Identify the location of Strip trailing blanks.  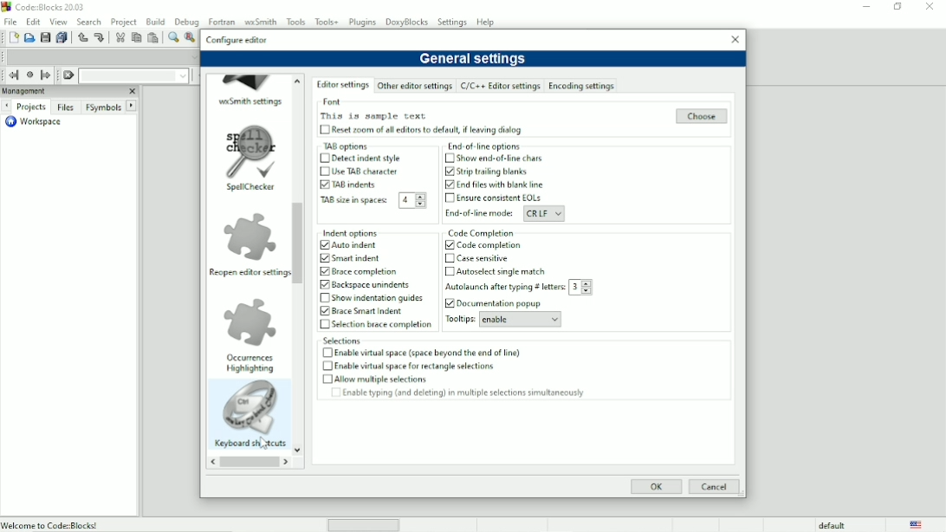
(494, 172).